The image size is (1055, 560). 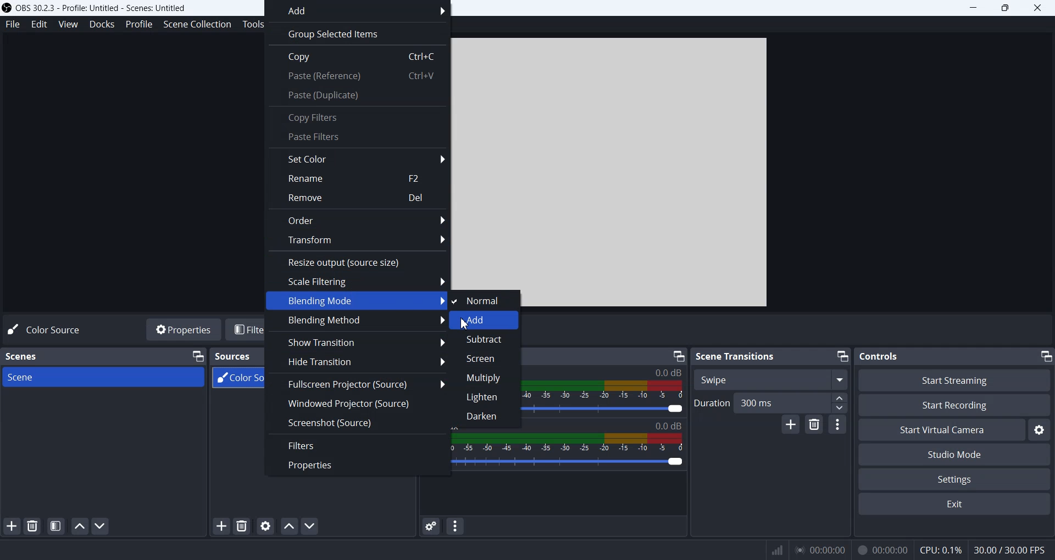 I want to click on Darken, so click(x=490, y=417).